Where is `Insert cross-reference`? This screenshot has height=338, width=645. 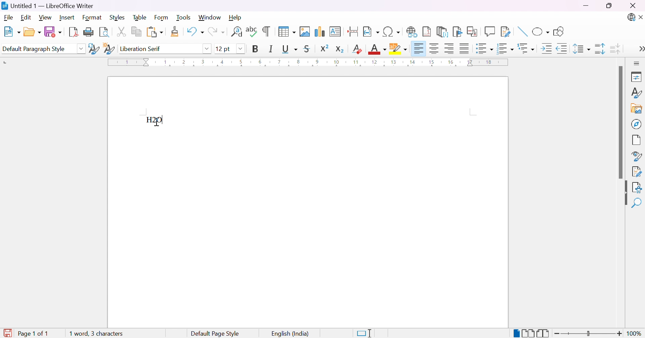 Insert cross-reference is located at coordinates (473, 31).